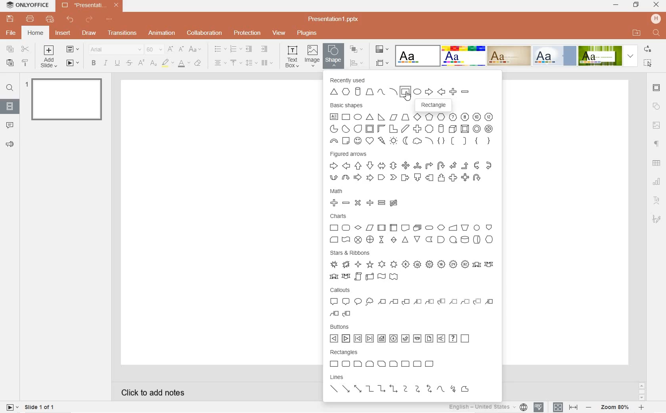  What do you see at coordinates (184, 65) in the screenshot?
I see `font color` at bounding box center [184, 65].